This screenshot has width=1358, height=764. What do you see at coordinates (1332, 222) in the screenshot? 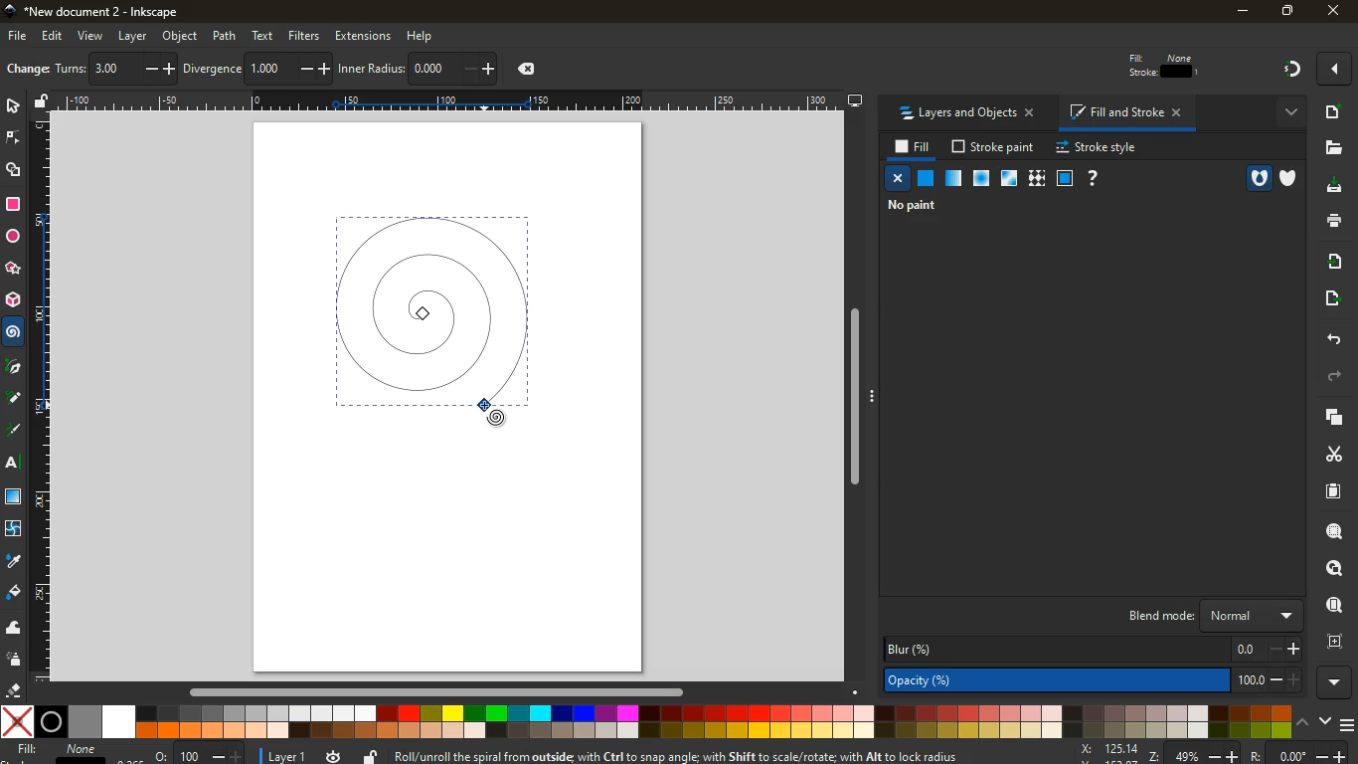
I see `print` at bounding box center [1332, 222].